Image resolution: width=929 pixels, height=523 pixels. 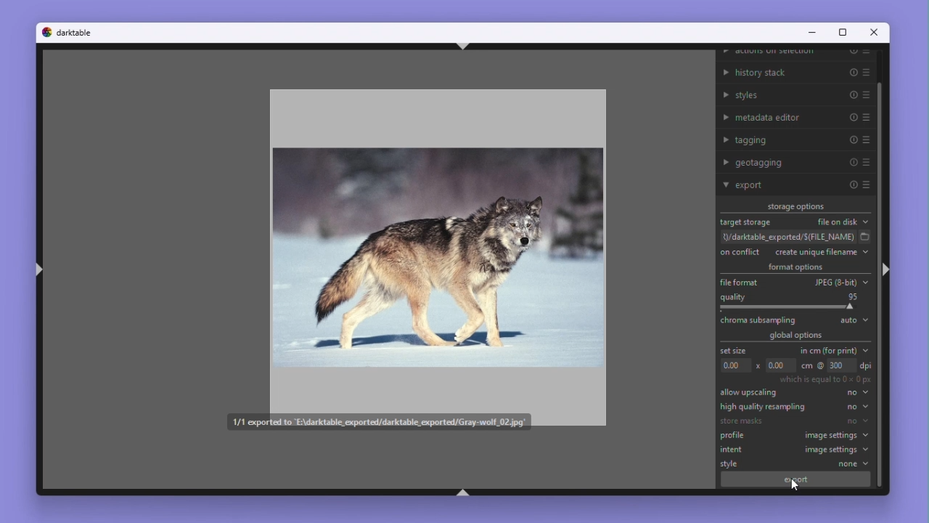 I want to click on Tagging, so click(x=795, y=139).